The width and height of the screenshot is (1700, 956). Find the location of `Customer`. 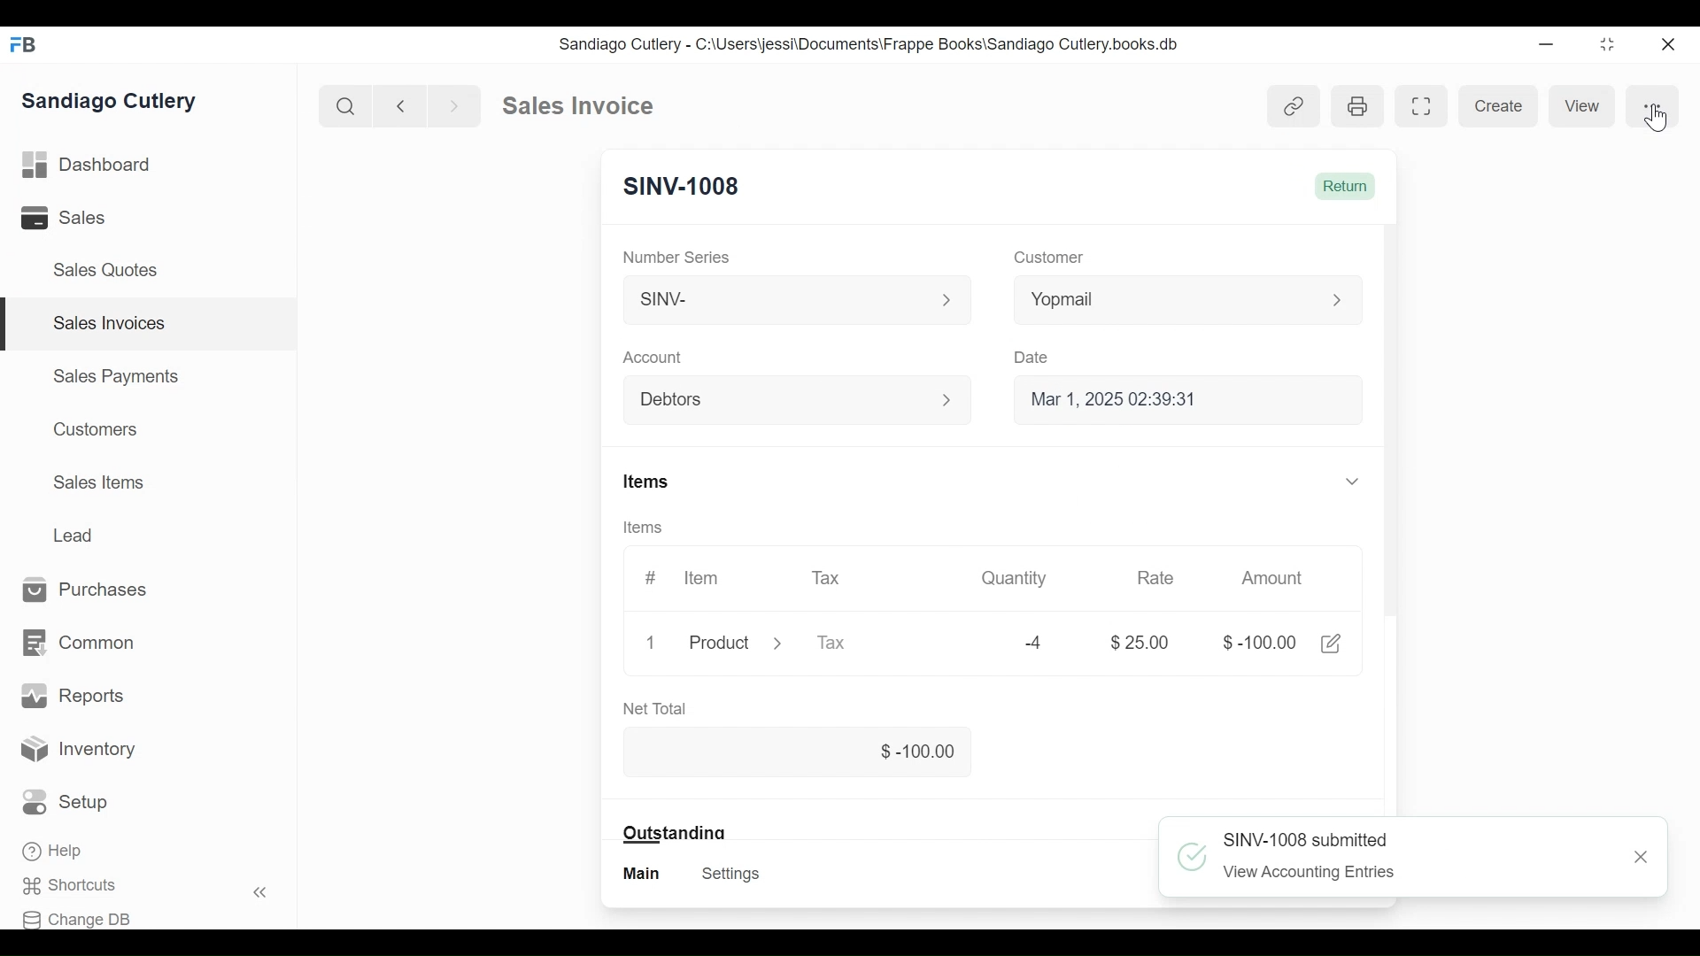

Customer is located at coordinates (1052, 256).